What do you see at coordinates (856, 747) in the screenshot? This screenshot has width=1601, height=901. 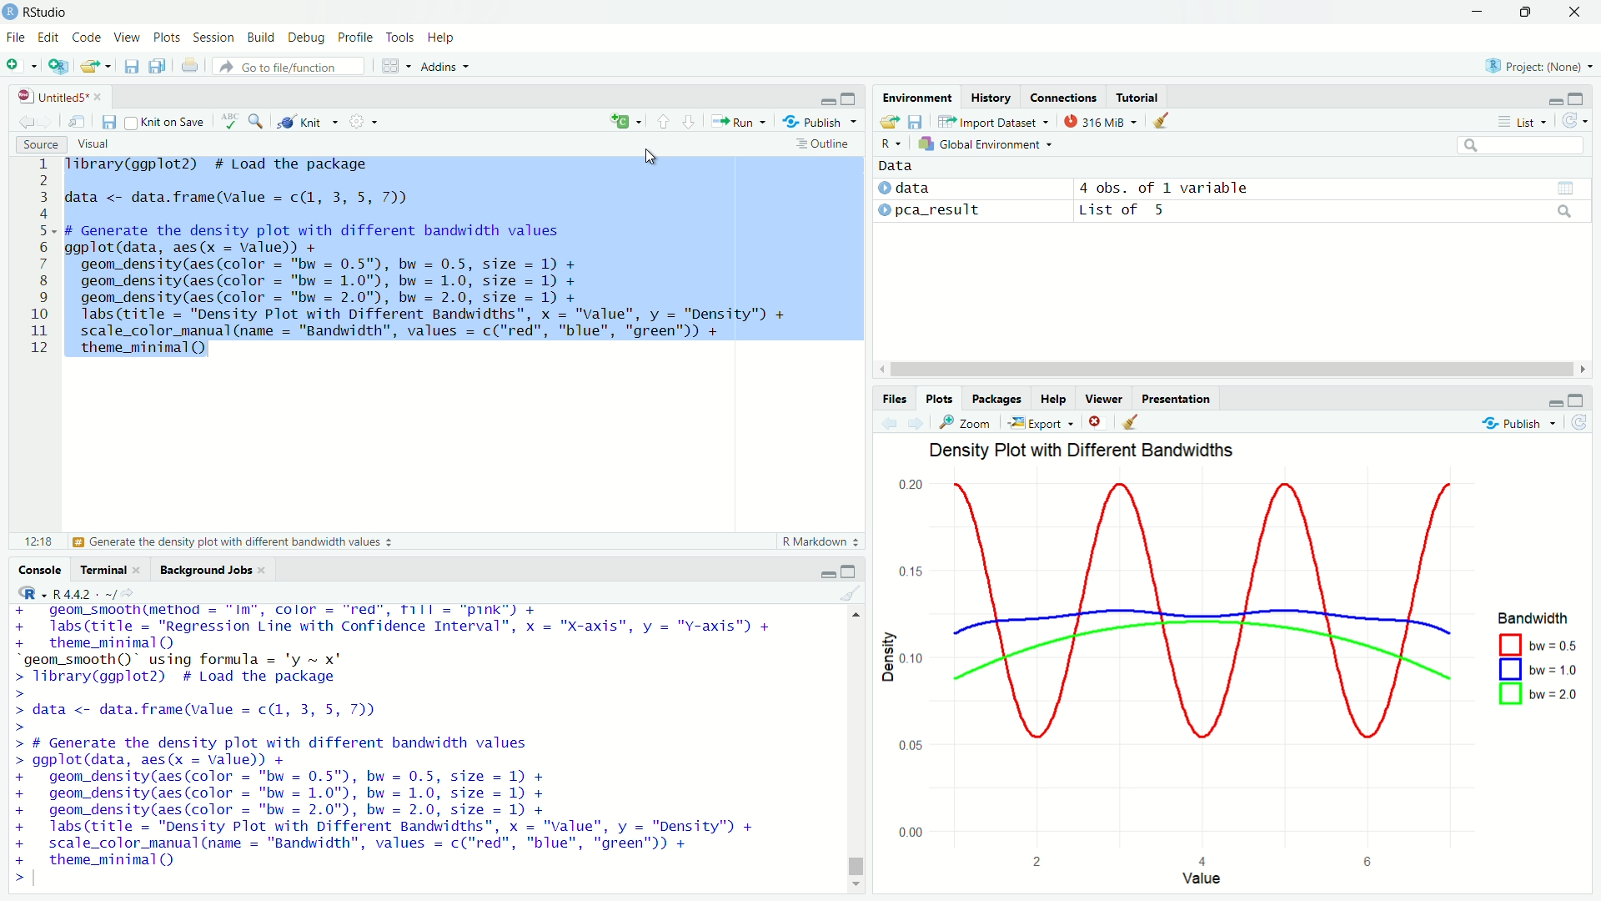 I see `vertical scroll bar` at bounding box center [856, 747].